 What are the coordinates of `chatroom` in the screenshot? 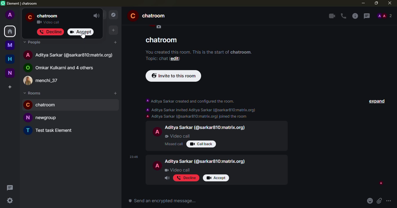 It's located at (48, 16).